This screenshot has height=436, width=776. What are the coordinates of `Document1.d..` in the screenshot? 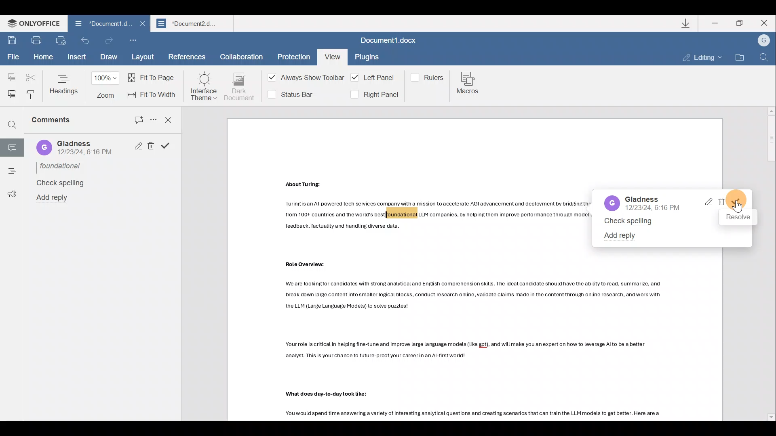 It's located at (97, 25).